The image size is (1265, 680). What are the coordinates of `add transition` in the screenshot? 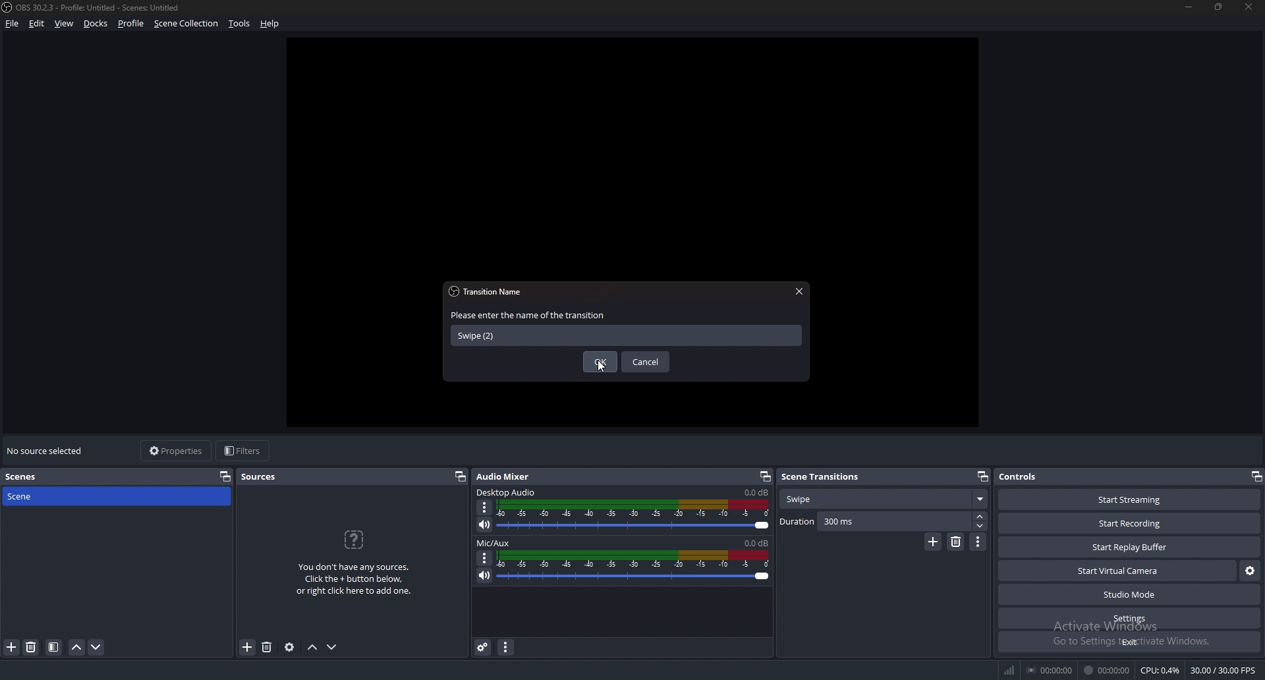 It's located at (934, 543).